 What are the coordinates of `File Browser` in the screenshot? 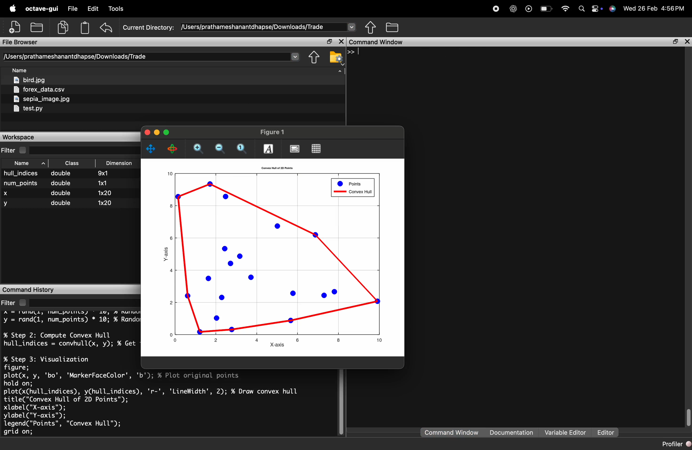 It's located at (20, 42).